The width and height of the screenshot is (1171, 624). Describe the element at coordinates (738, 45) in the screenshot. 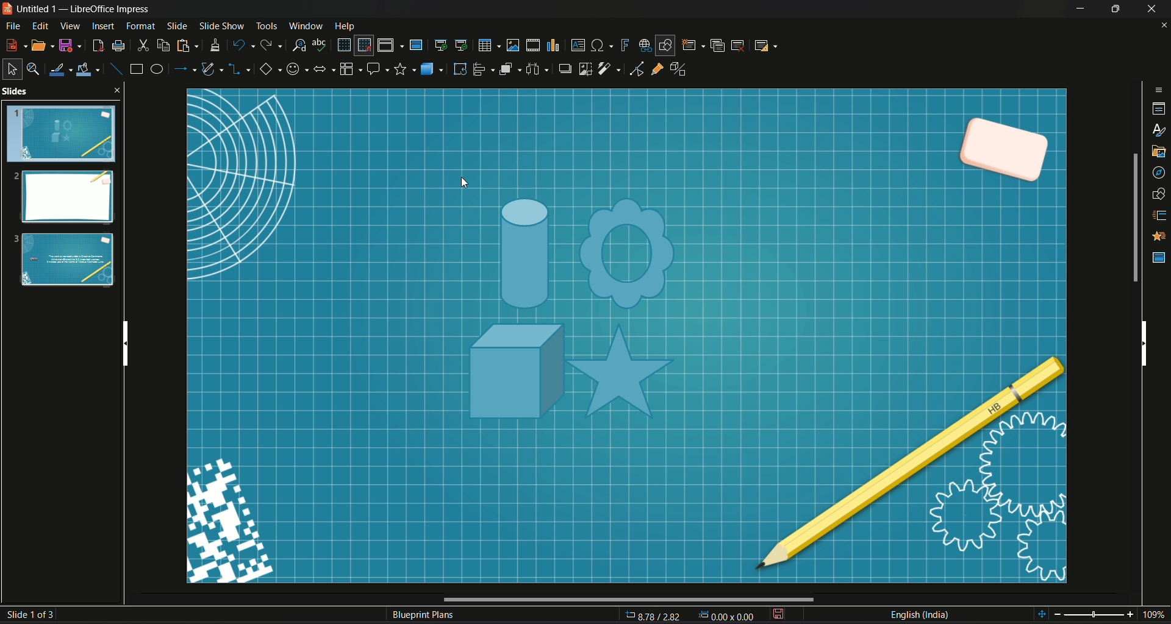

I see `delete slide` at that location.